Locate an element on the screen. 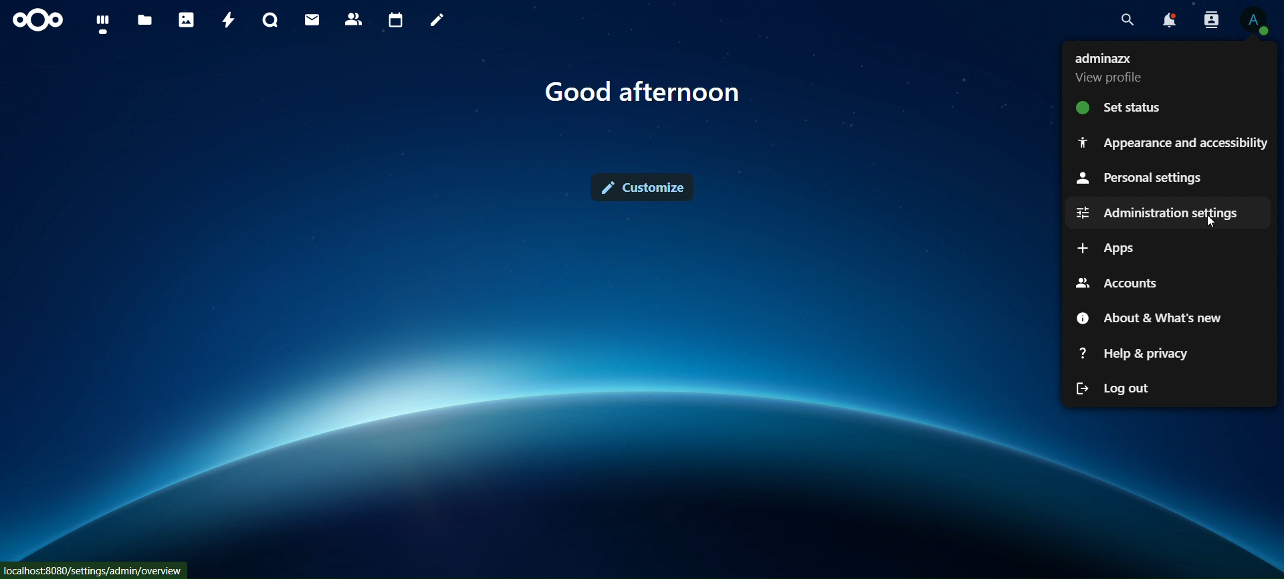  set status is located at coordinates (1119, 106).